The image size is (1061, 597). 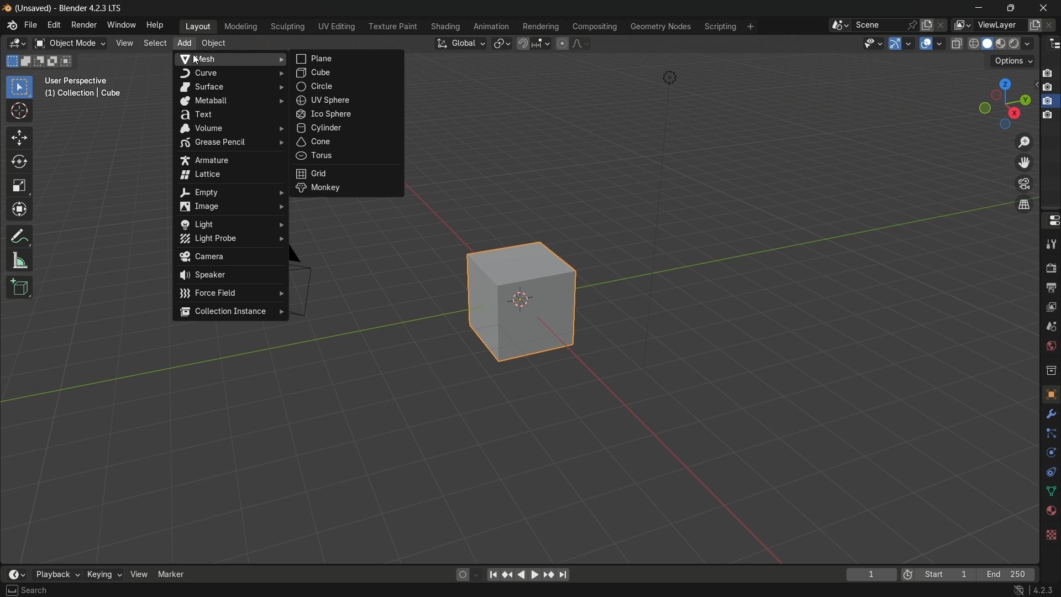 What do you see at coordinates (949, 575) in the screenshot?
I see `Start 1` at bounding box center [949, 575].